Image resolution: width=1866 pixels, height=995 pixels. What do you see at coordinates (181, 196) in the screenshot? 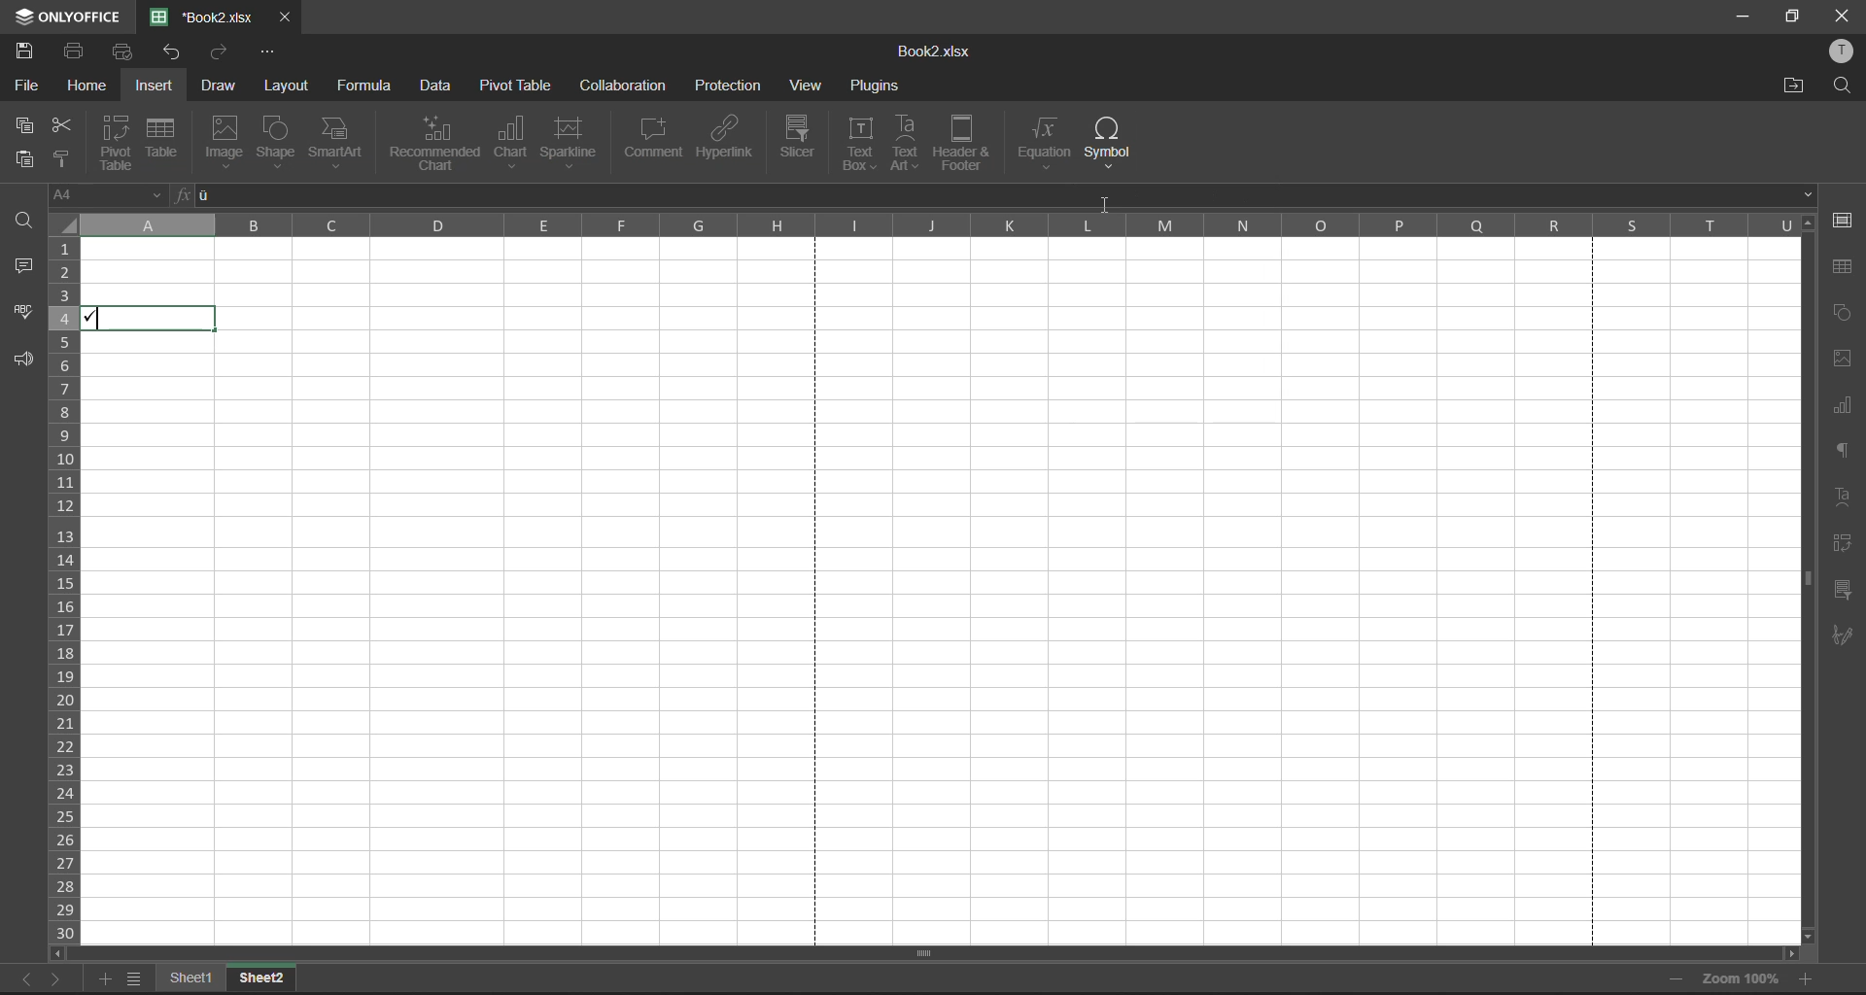
I see `fx` at bounding box center [181, 196].